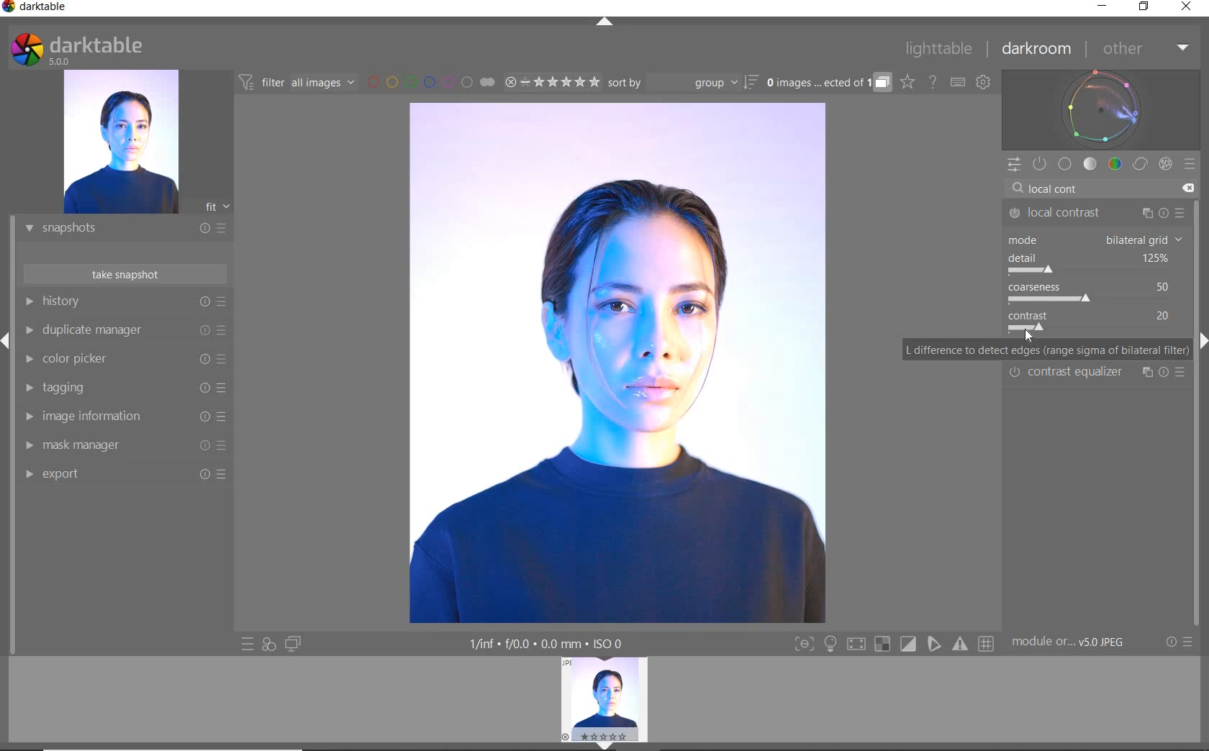  What do you see at coordinates (543, 644) in the screenshot?
I see `DISPLAYED GUI INFO` at bounding box center [543, 644].